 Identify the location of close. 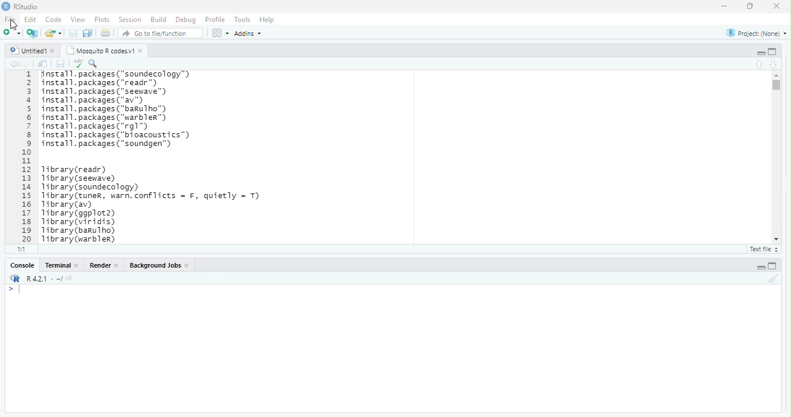
(117, 266).